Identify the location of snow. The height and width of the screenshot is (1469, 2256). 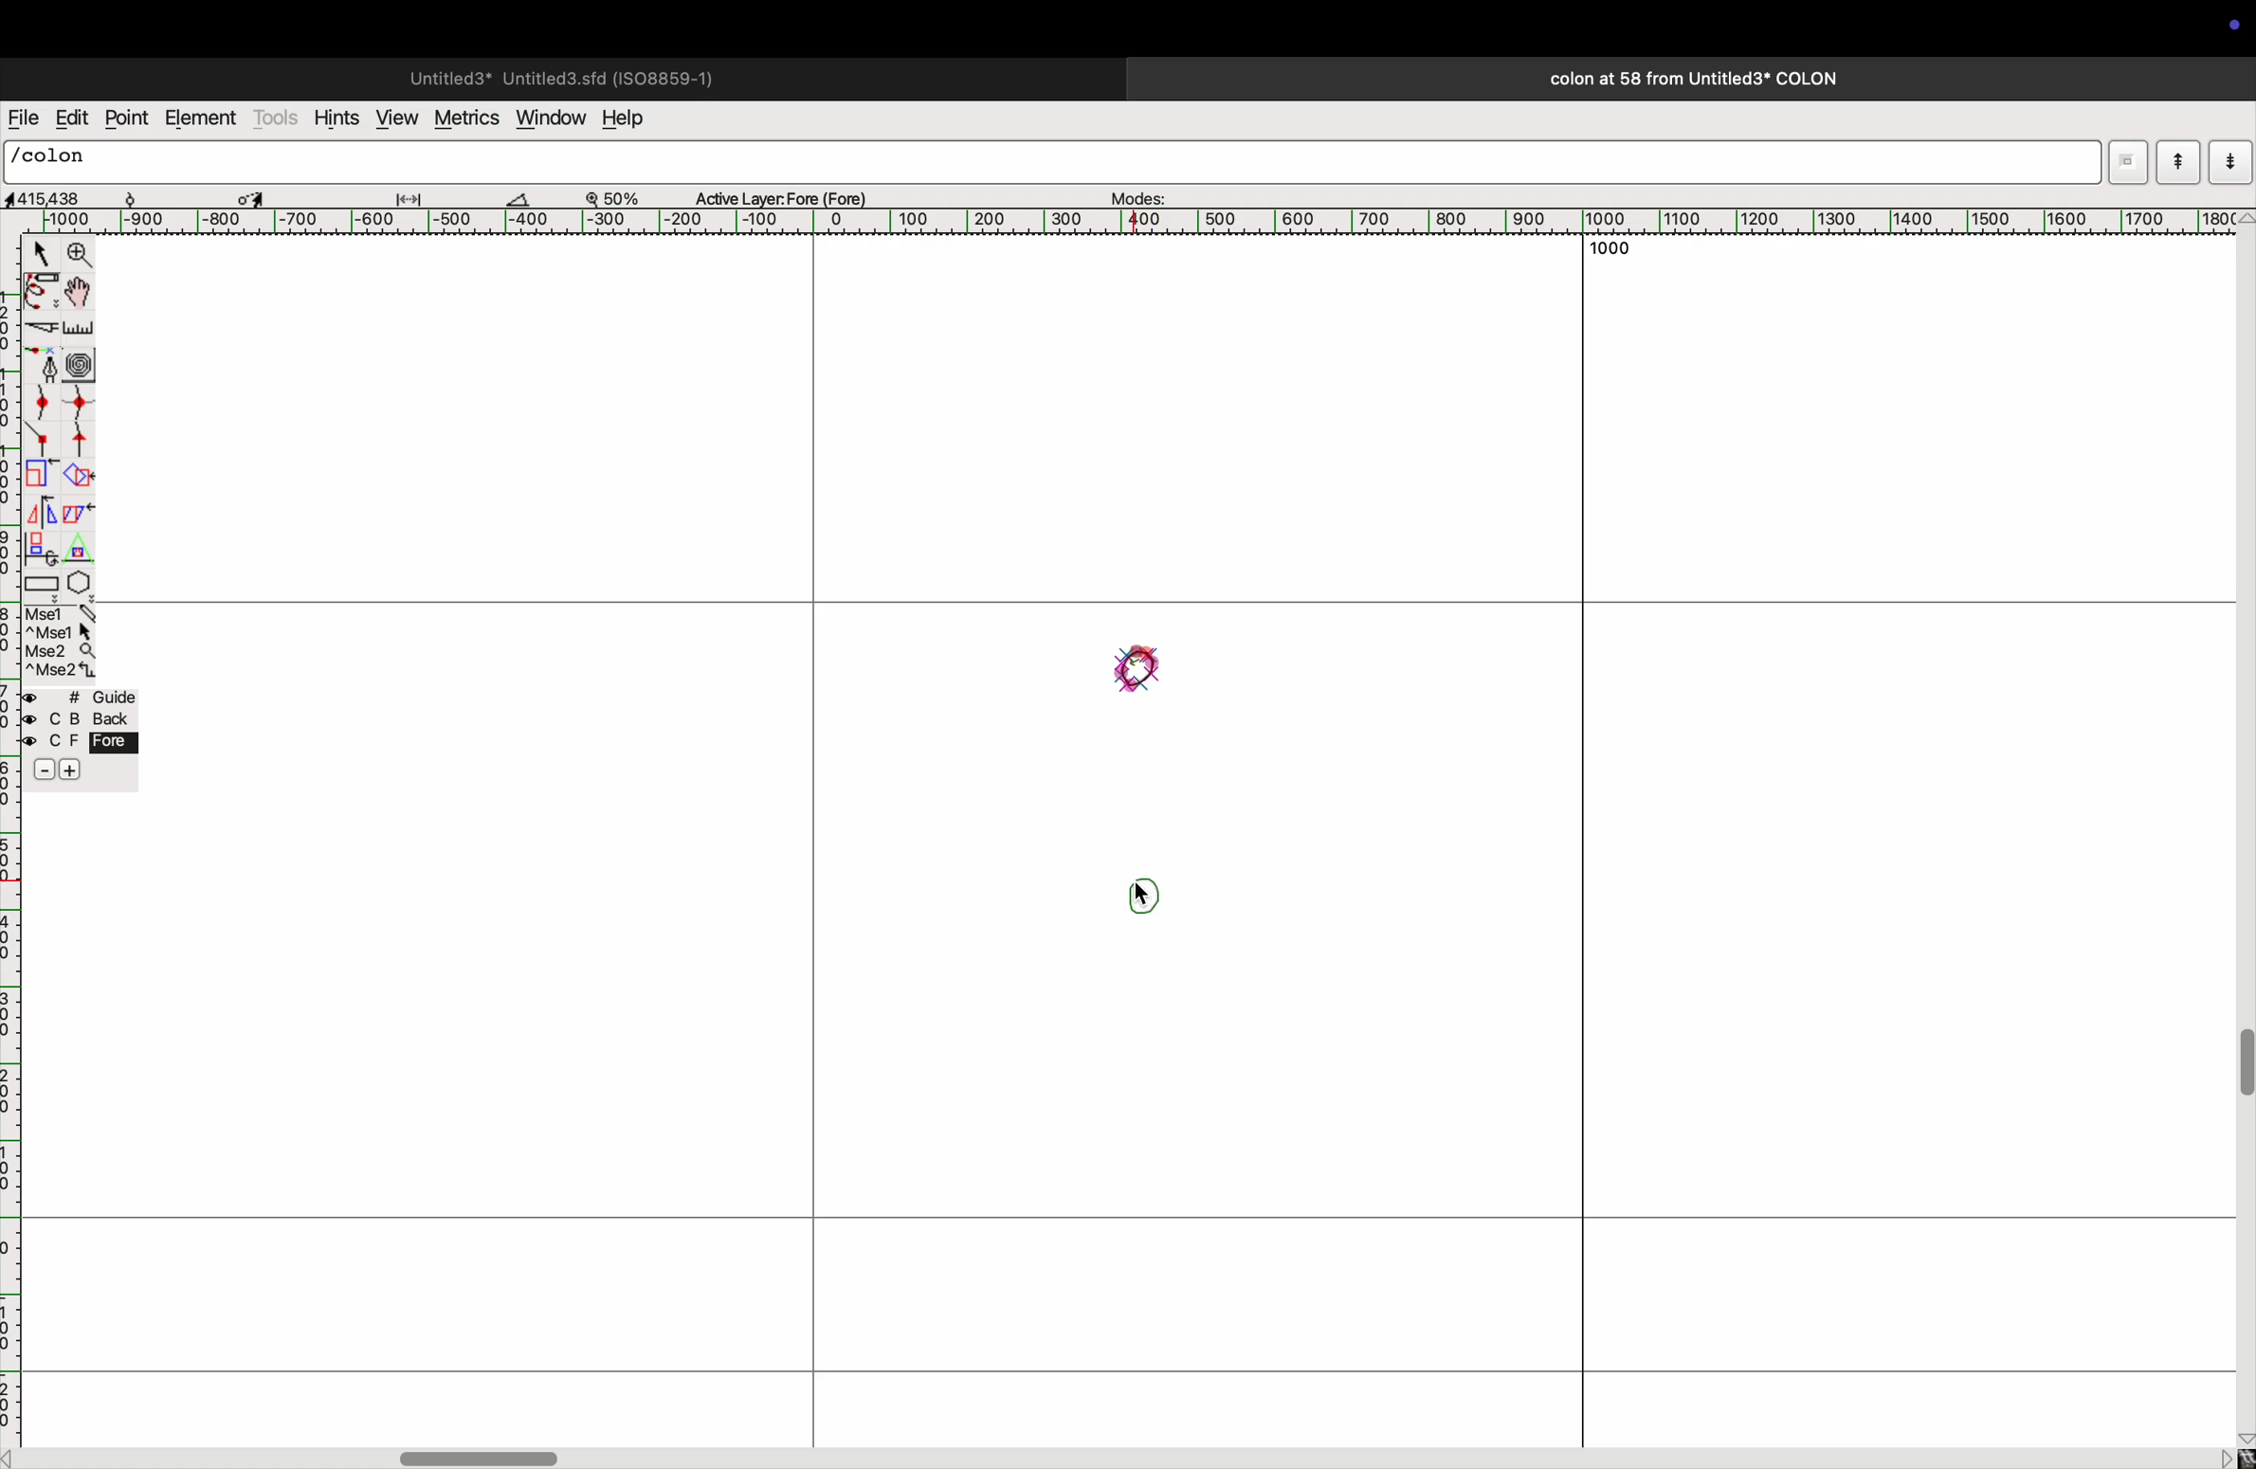
(149, 196).